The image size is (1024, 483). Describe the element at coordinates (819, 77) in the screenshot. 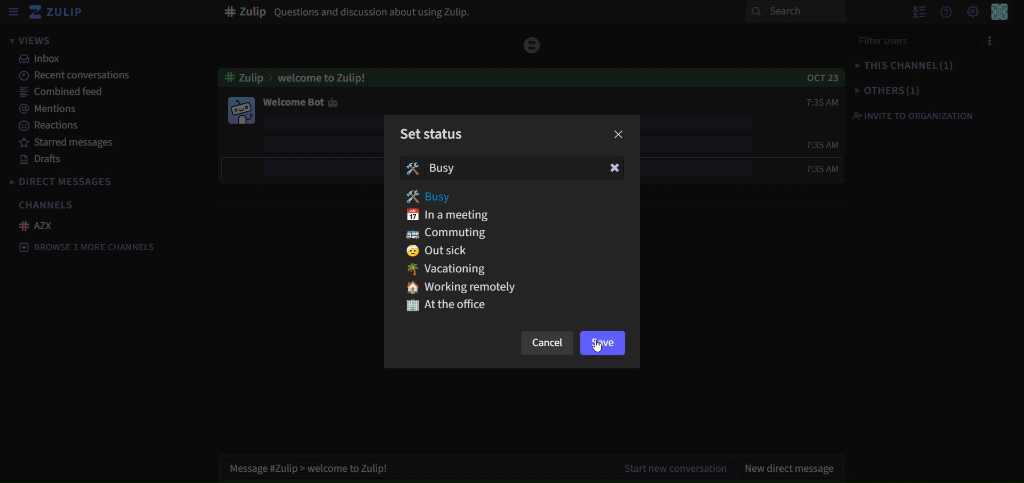

I see `OCT 23` at that location.